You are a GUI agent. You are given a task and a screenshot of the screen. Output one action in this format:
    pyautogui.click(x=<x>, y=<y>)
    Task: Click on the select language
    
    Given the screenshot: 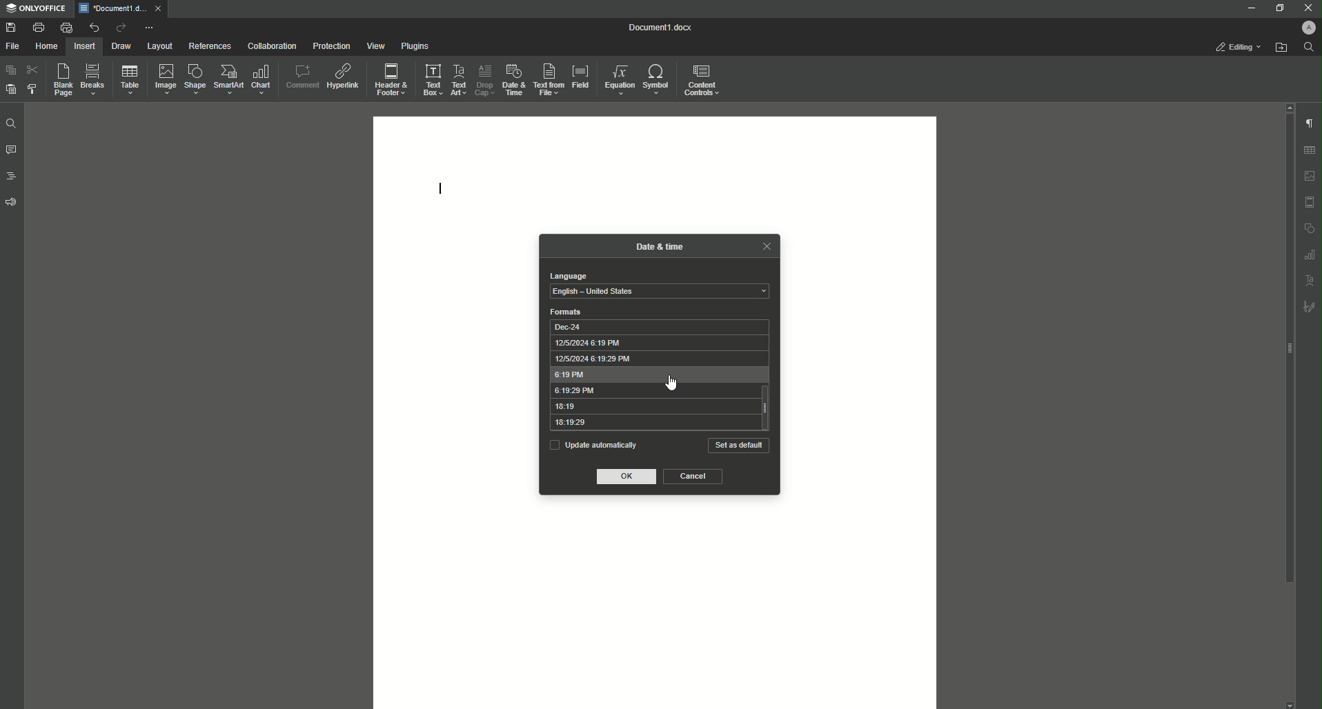 What is the action you would take?
    pyautogui.click(x=660, y=292)
    